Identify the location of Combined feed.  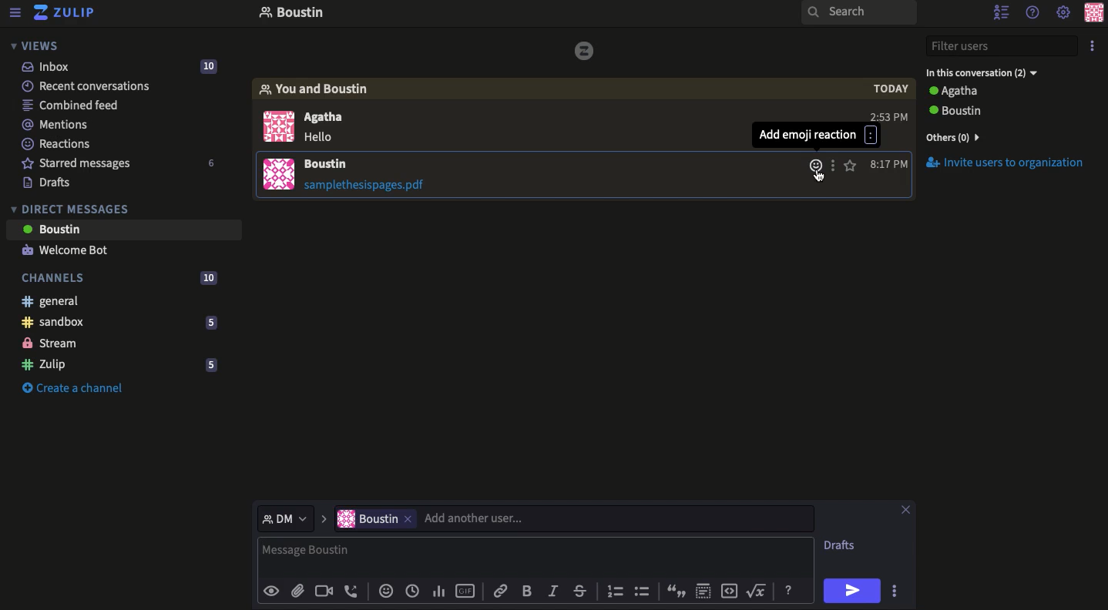
(73, 107).